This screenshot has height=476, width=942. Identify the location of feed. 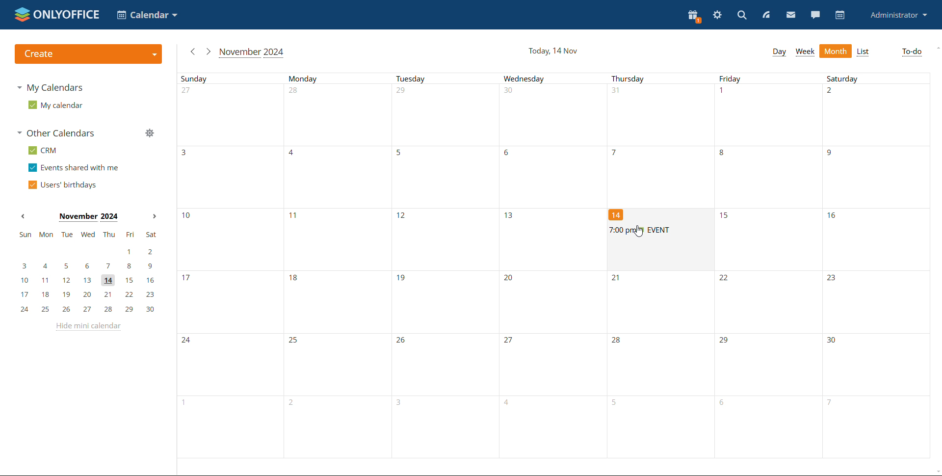
(765, 14).